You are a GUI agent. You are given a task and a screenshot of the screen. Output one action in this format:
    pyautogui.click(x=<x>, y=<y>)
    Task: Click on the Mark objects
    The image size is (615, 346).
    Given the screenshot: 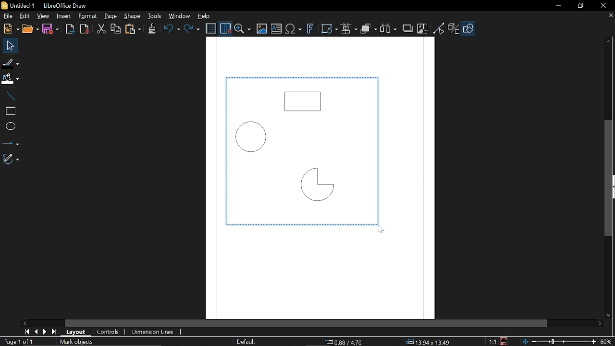 What is the action you would take?
    pyautogui.click(x=78, y=342)
    